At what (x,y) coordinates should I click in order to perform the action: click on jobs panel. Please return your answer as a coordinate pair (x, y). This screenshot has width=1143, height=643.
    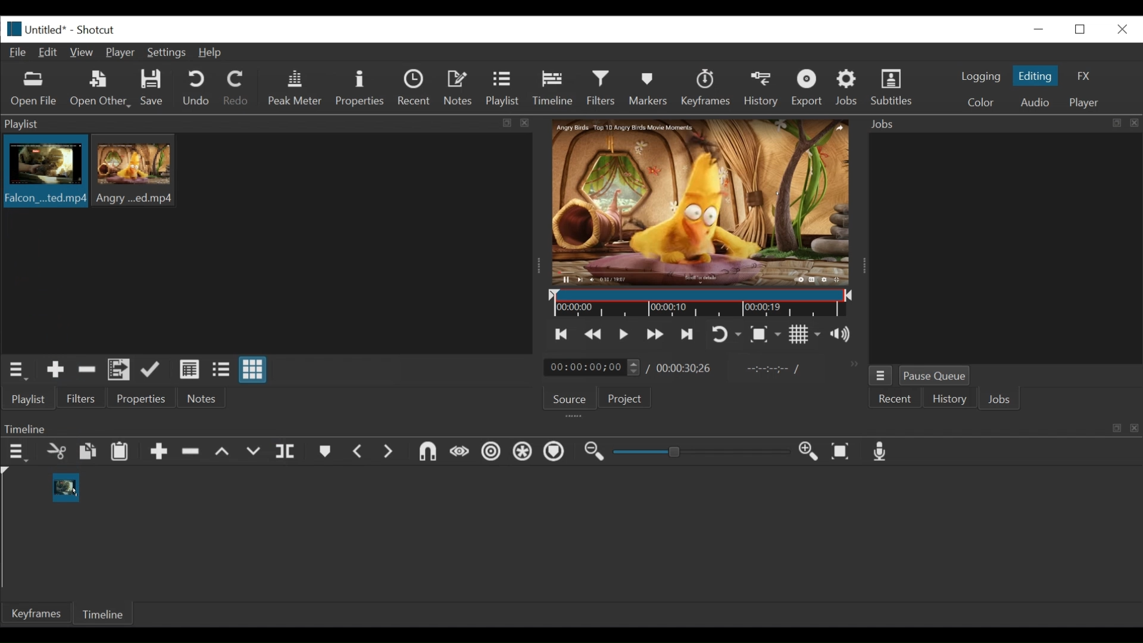
    Looking at the image, I should click on (1005, 248).